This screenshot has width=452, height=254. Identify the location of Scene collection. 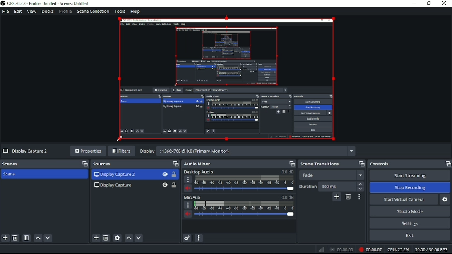
(93, 12).